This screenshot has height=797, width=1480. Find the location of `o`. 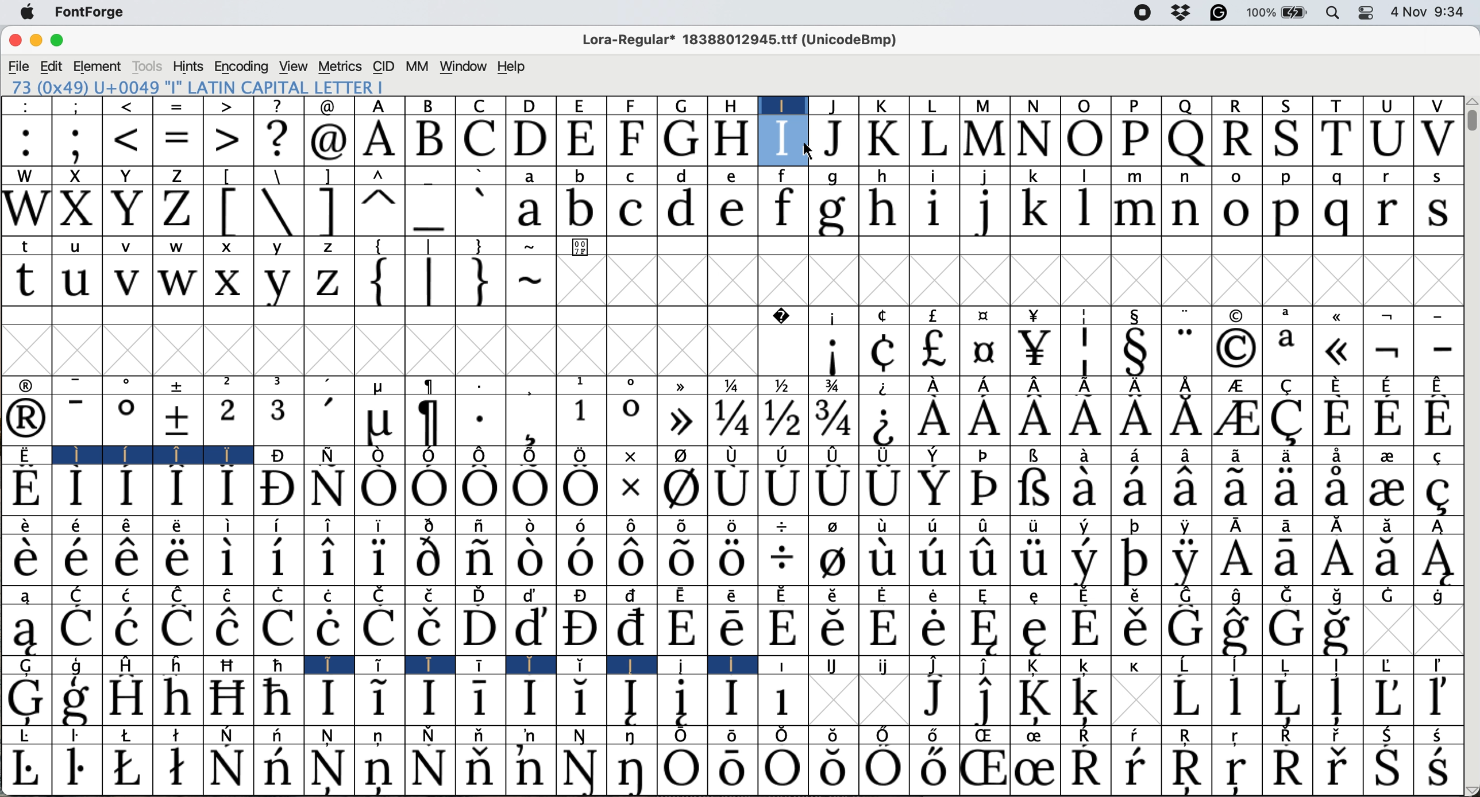

o is located at coordinates (1237, 176).